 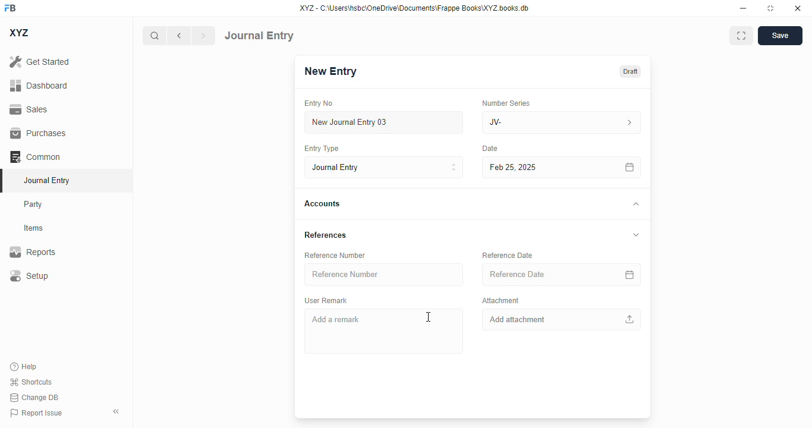 I want to click on dashboard, so click(x=39, y=86).